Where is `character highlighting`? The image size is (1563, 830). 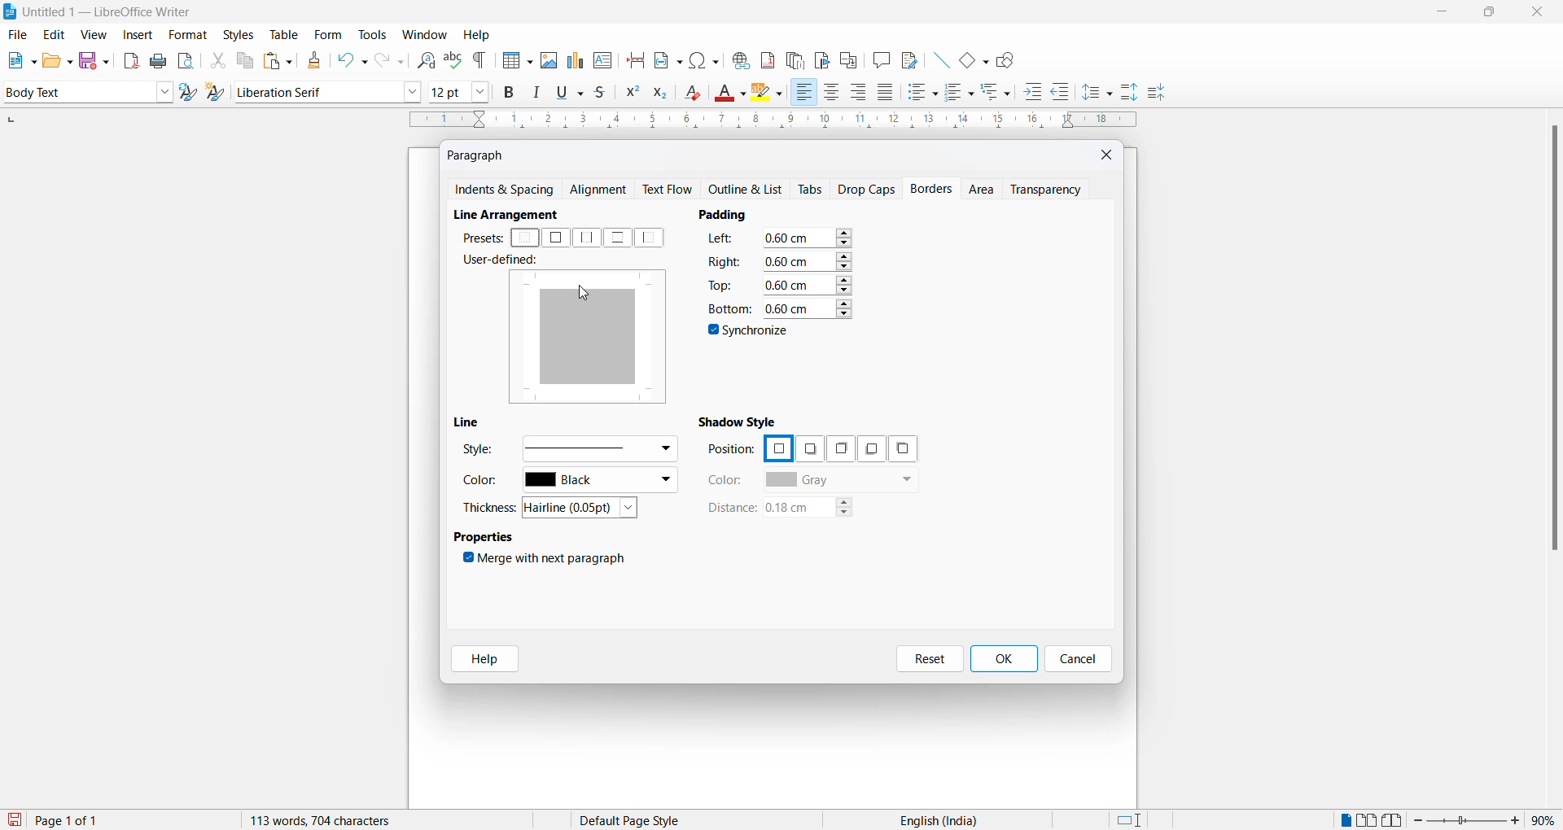 character highlighting is located at coordinates (771, 94).